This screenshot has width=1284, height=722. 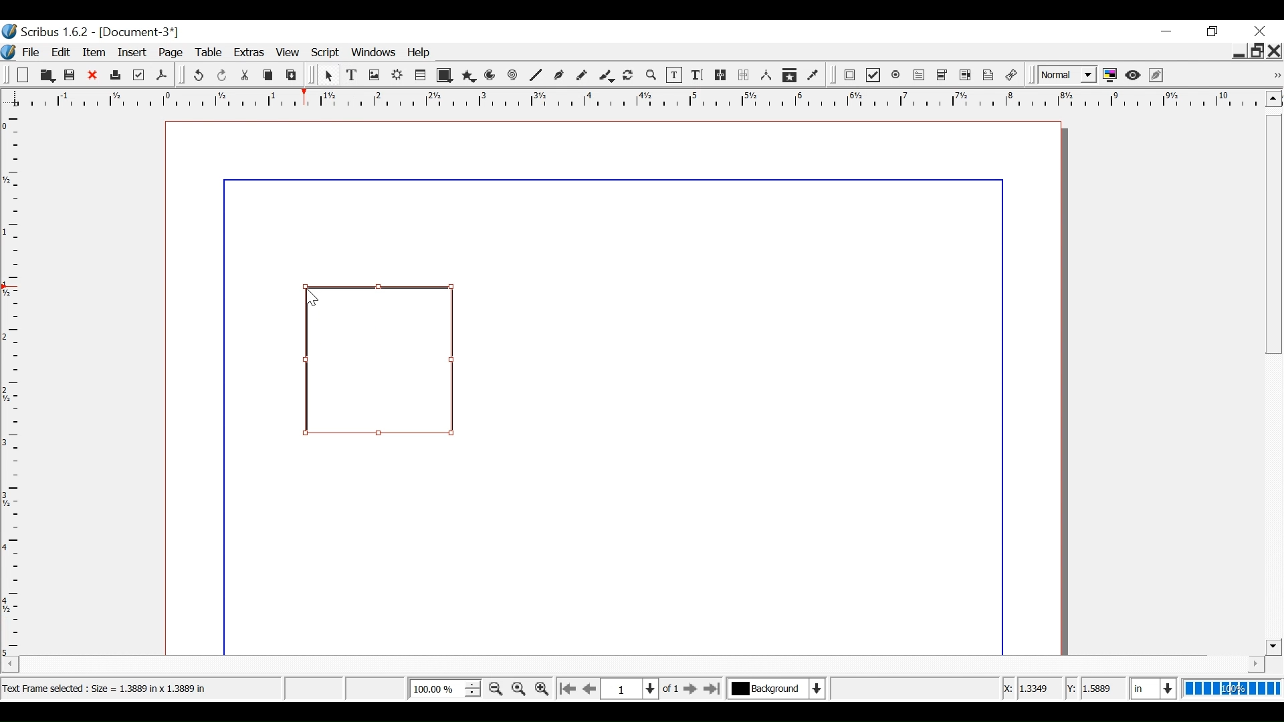 What do you see at coordinates (46, 31) in the screenshot?
I see `Scribus version` at bounding box center [46, 31].